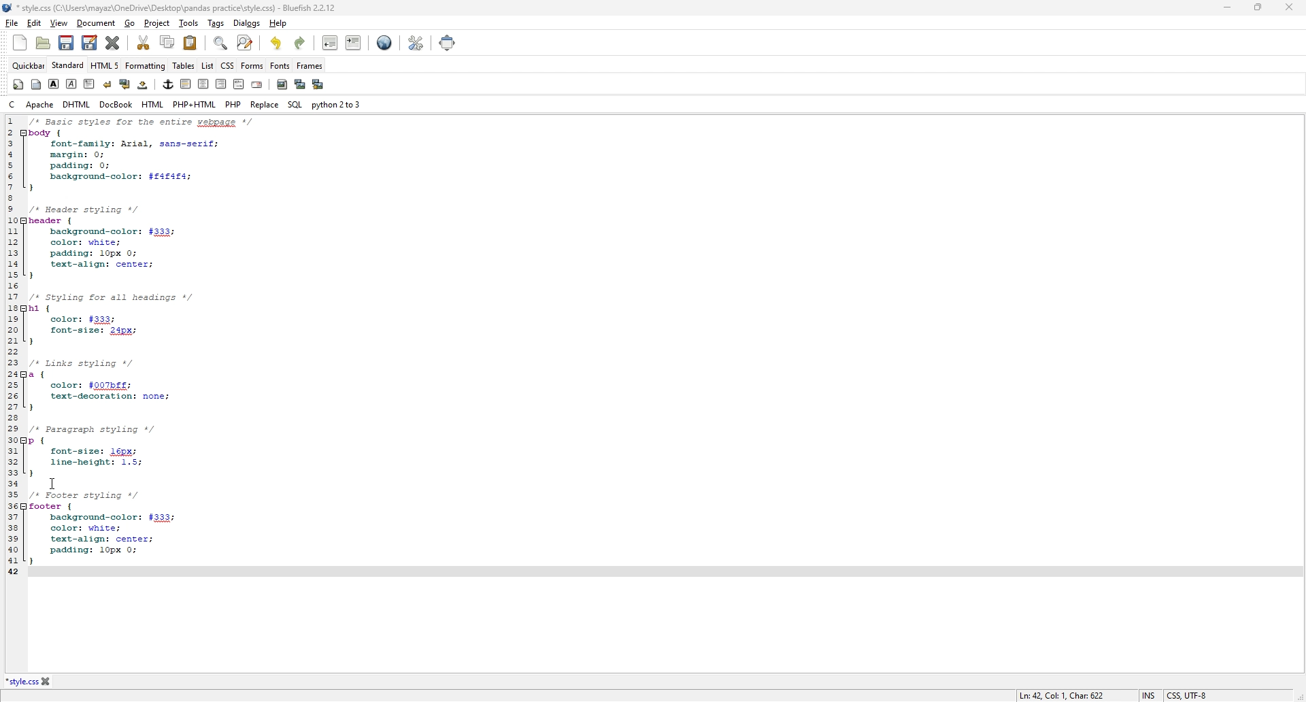  What do you see at coordinates (124, 84) in the screenshot?
I see `break and clear` at bounding box center [124, 84].